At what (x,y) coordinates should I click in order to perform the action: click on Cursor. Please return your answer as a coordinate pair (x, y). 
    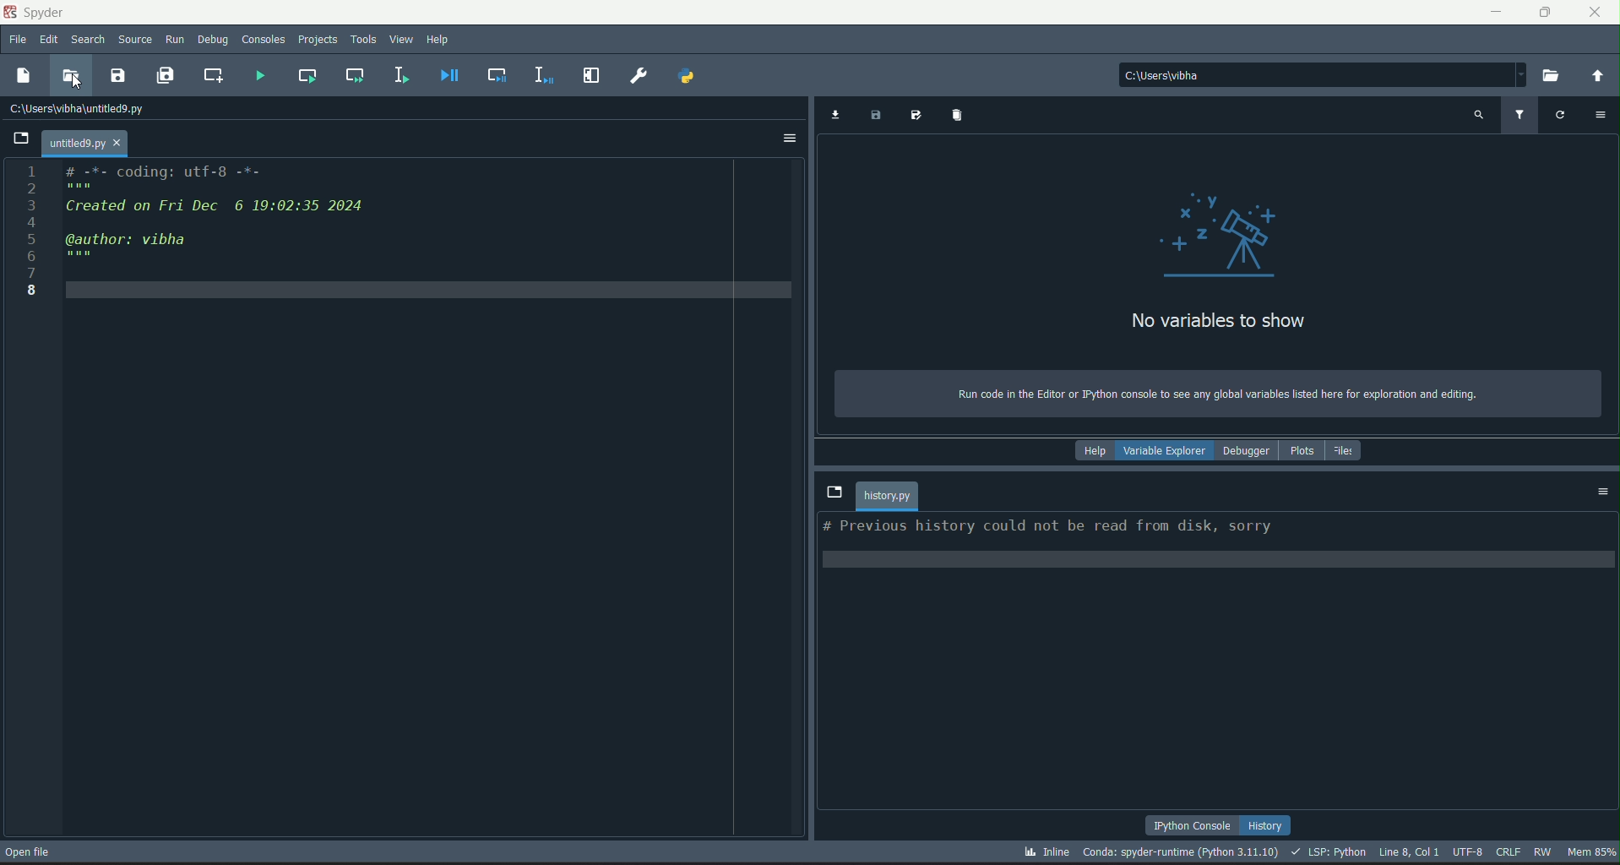
    Looking at the image, I should click on (75, 81).